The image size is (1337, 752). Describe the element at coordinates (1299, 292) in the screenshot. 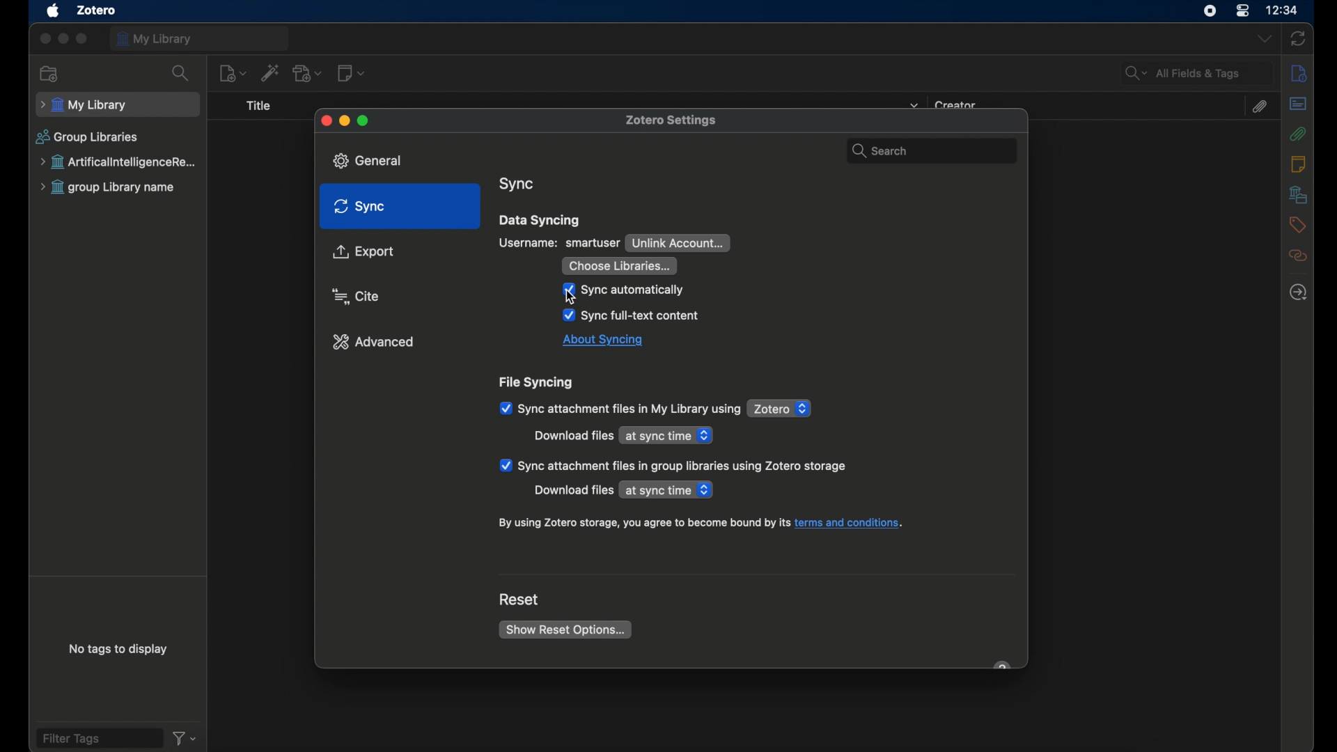

I see `locate` at that location.